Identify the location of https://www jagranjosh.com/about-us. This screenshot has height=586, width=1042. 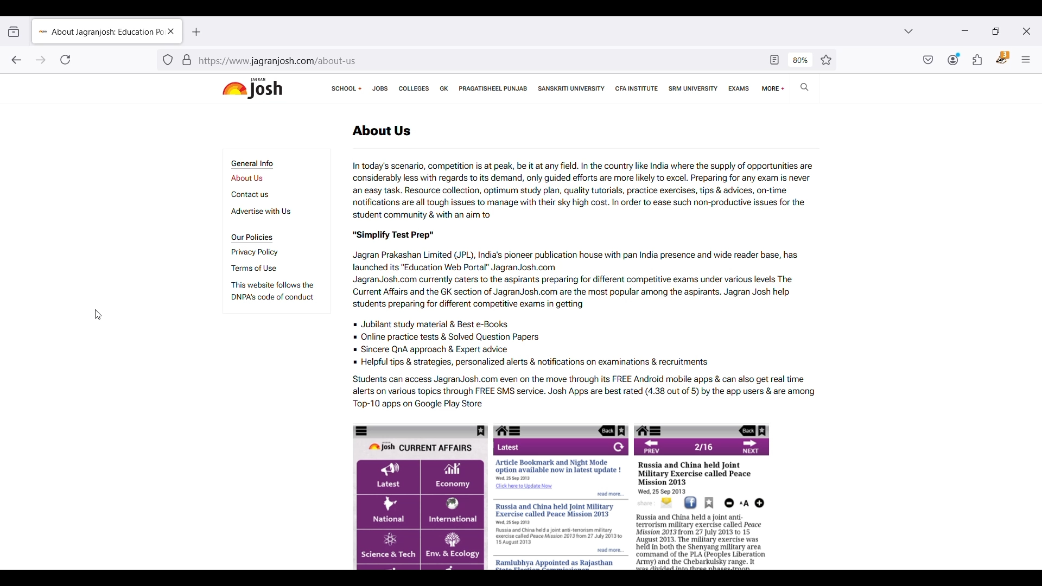
(472, 59).